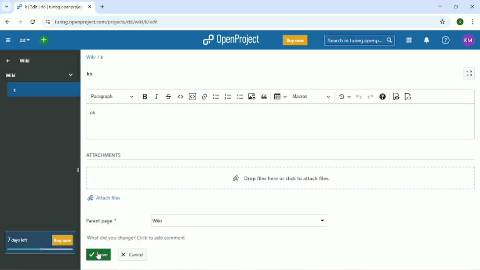 The image size is (480, 270). What do you see at coordinates (145, 97) in the screenshot?
I see `Bold` at bounding box center [145, 97].